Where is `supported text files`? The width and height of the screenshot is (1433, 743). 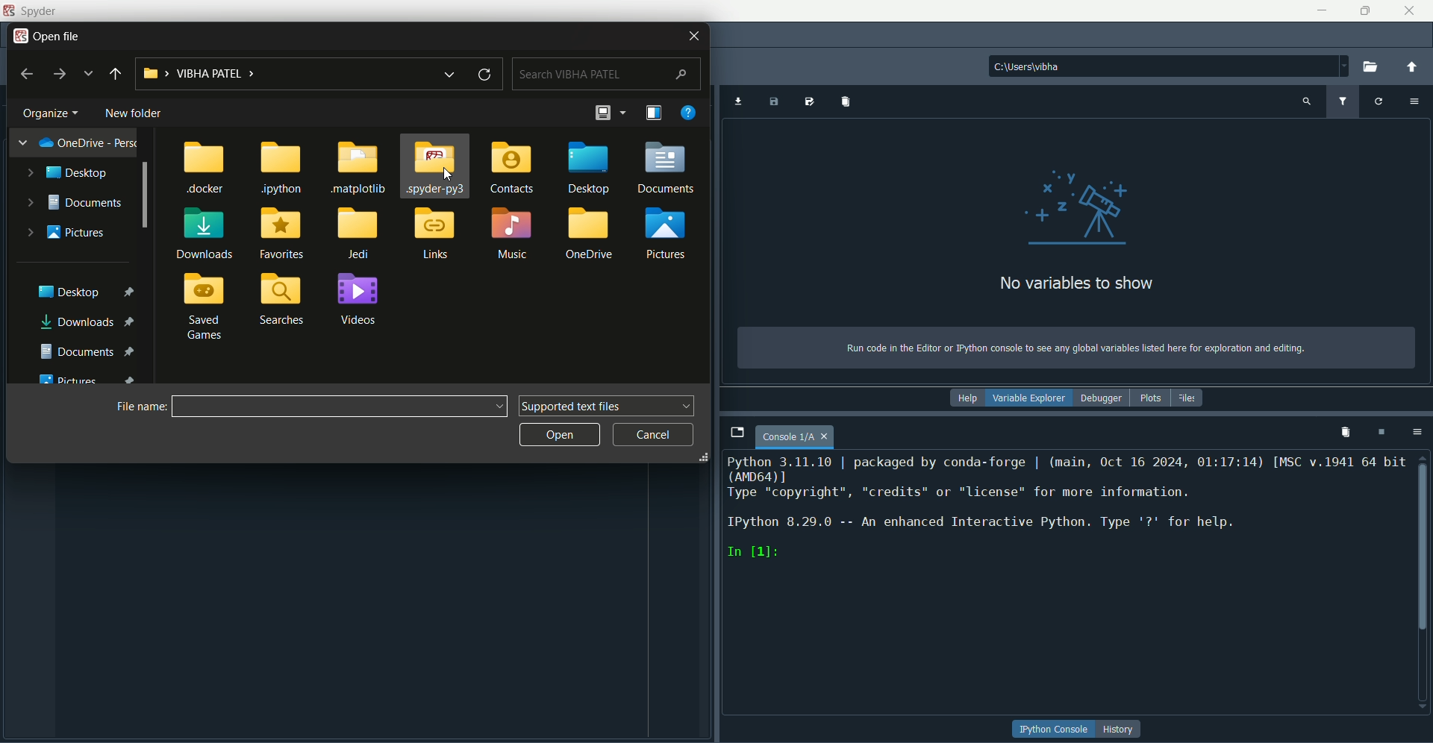
supported text files is located at coordinates (608, 405).